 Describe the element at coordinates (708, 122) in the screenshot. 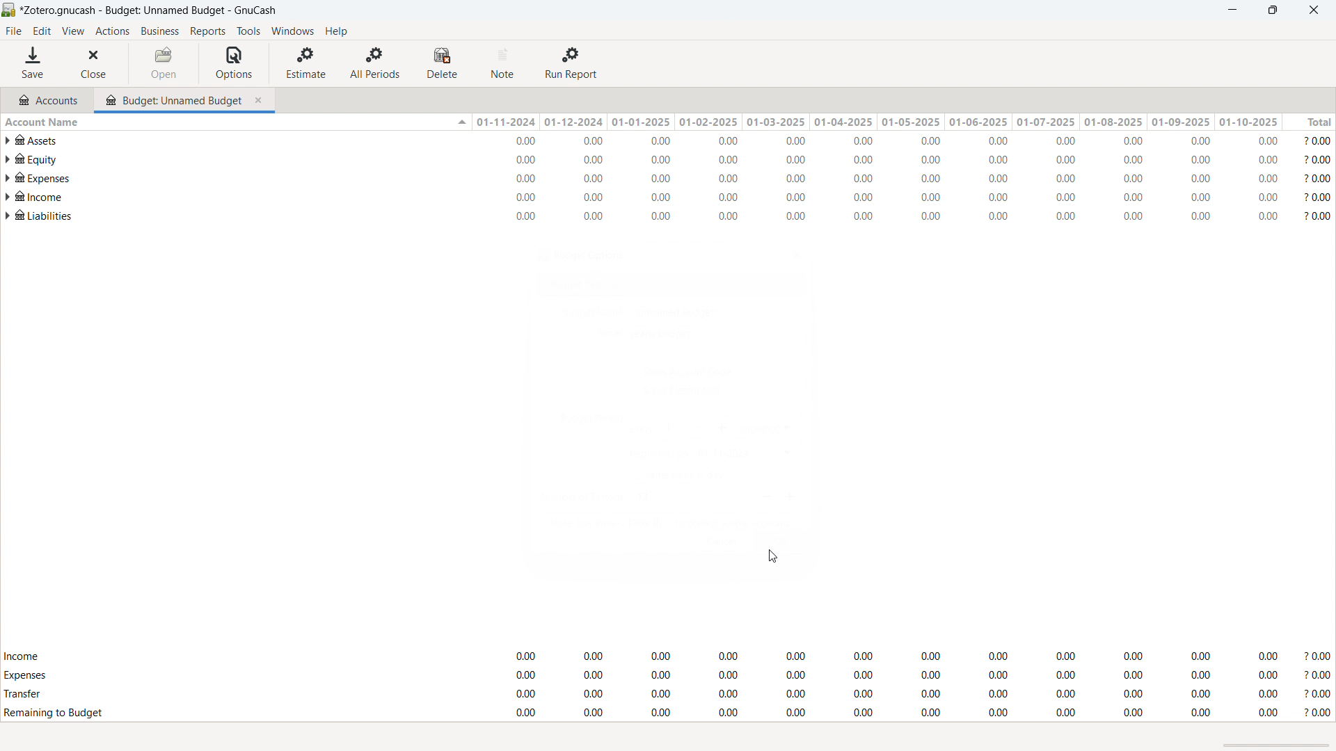

I see `01-02-2025` at that location.